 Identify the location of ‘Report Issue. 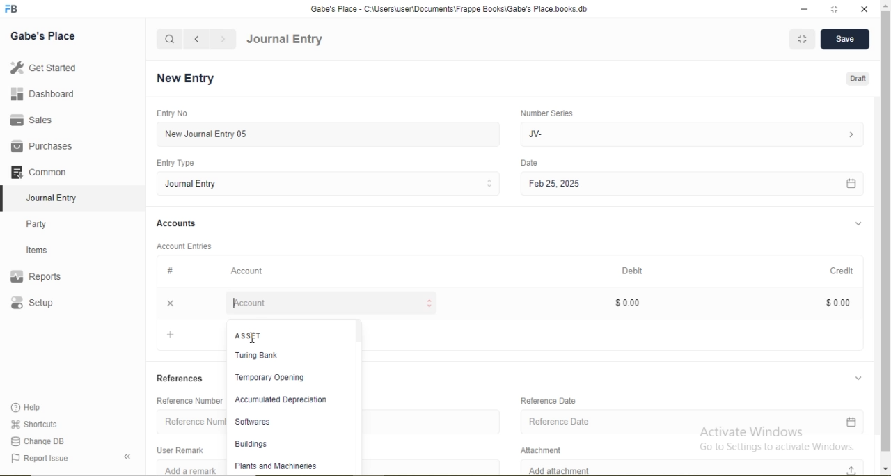
(54, 459).